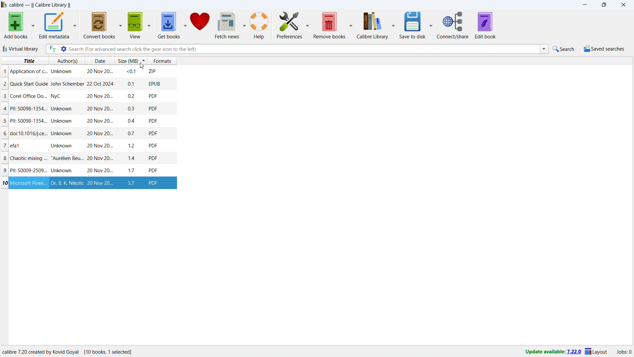  Describe the element at coordinates (100, 134) in the screenshot. I see `date` at that location.